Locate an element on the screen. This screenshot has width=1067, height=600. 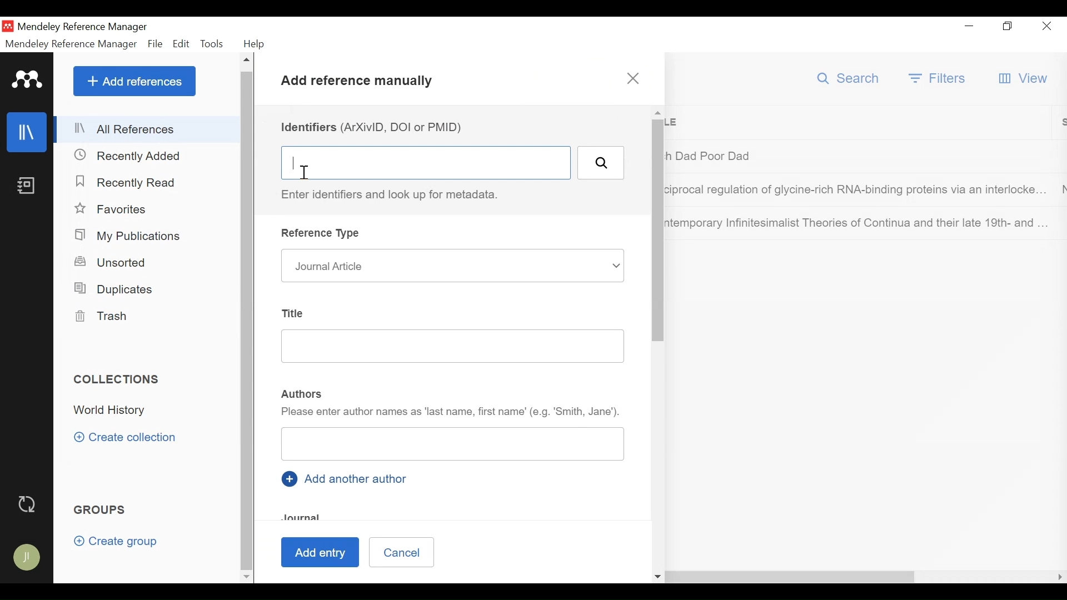
Authors Field is located at coordinates (454, 443).